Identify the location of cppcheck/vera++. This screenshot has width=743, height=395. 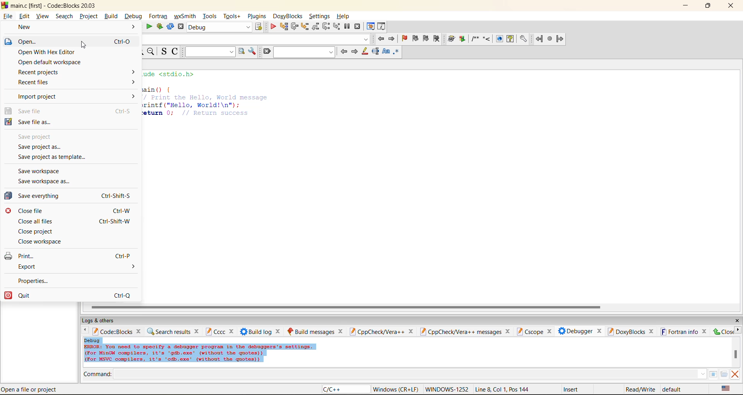
(376, 332).